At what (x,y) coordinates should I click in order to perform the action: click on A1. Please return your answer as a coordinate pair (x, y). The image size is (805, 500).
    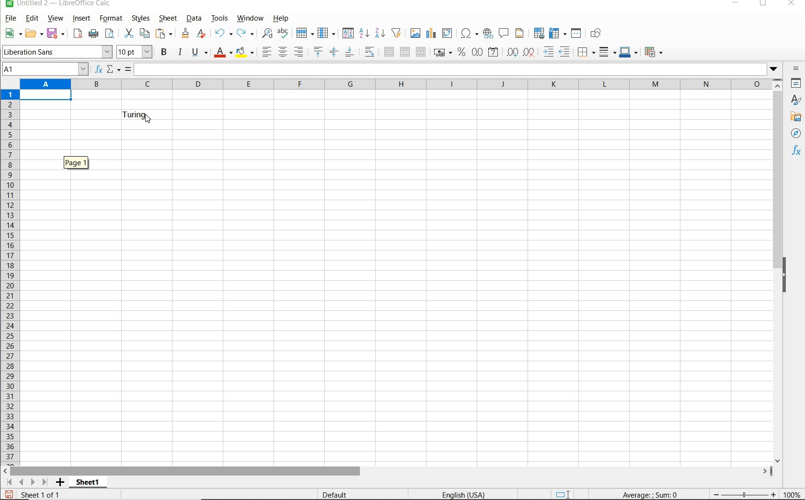
    Looking at the image, I should click on (44, 68).